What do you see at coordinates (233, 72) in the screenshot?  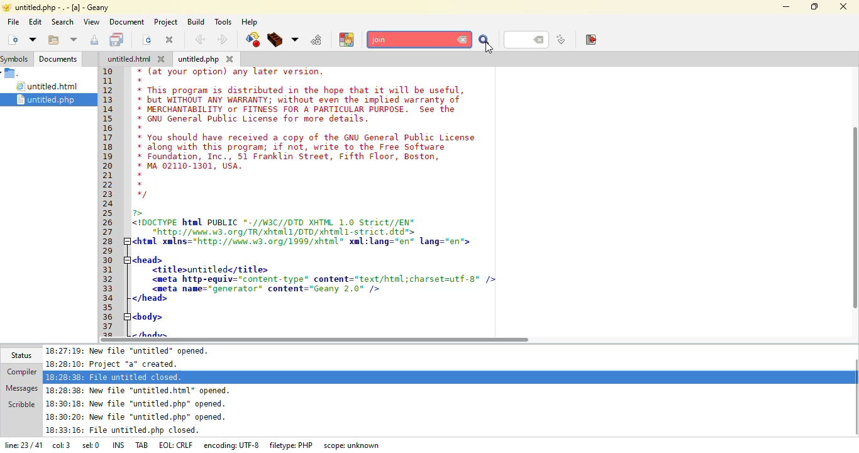 I see `* (at your option) any later version.` at bounding box center [233, 72].